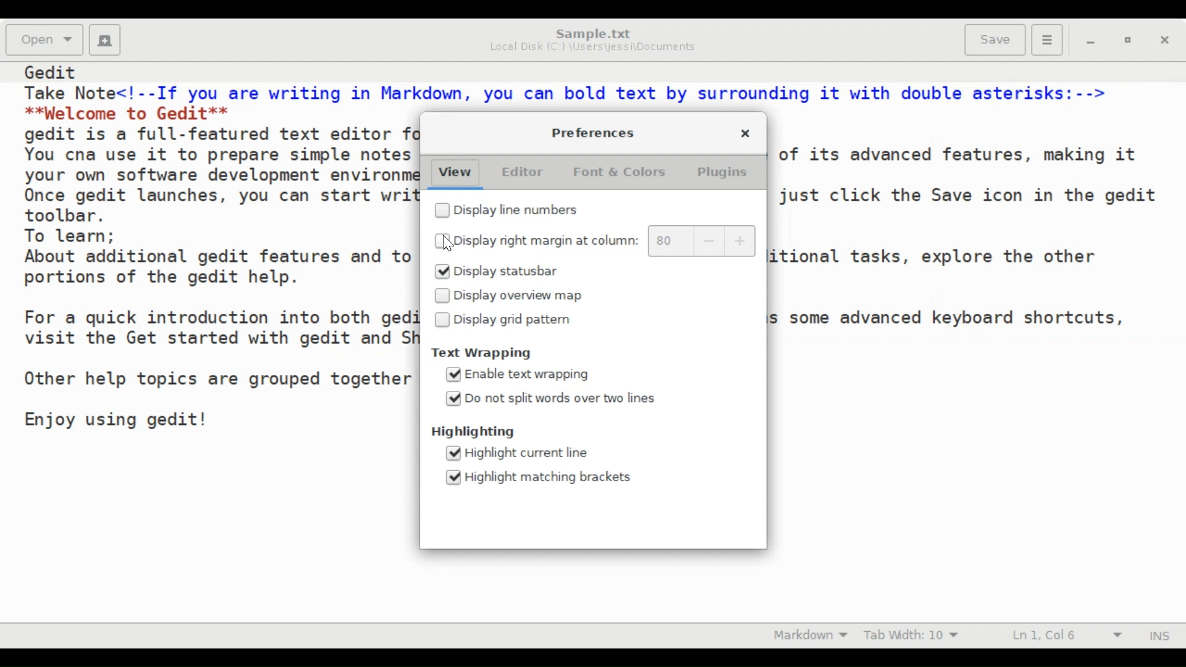 This screenshot has height=667, width=1186. What do you see at coordinates (518, 375) in the screenshot?
I see `(un)select Enable text wrapping` at bounding box center [518, 375].